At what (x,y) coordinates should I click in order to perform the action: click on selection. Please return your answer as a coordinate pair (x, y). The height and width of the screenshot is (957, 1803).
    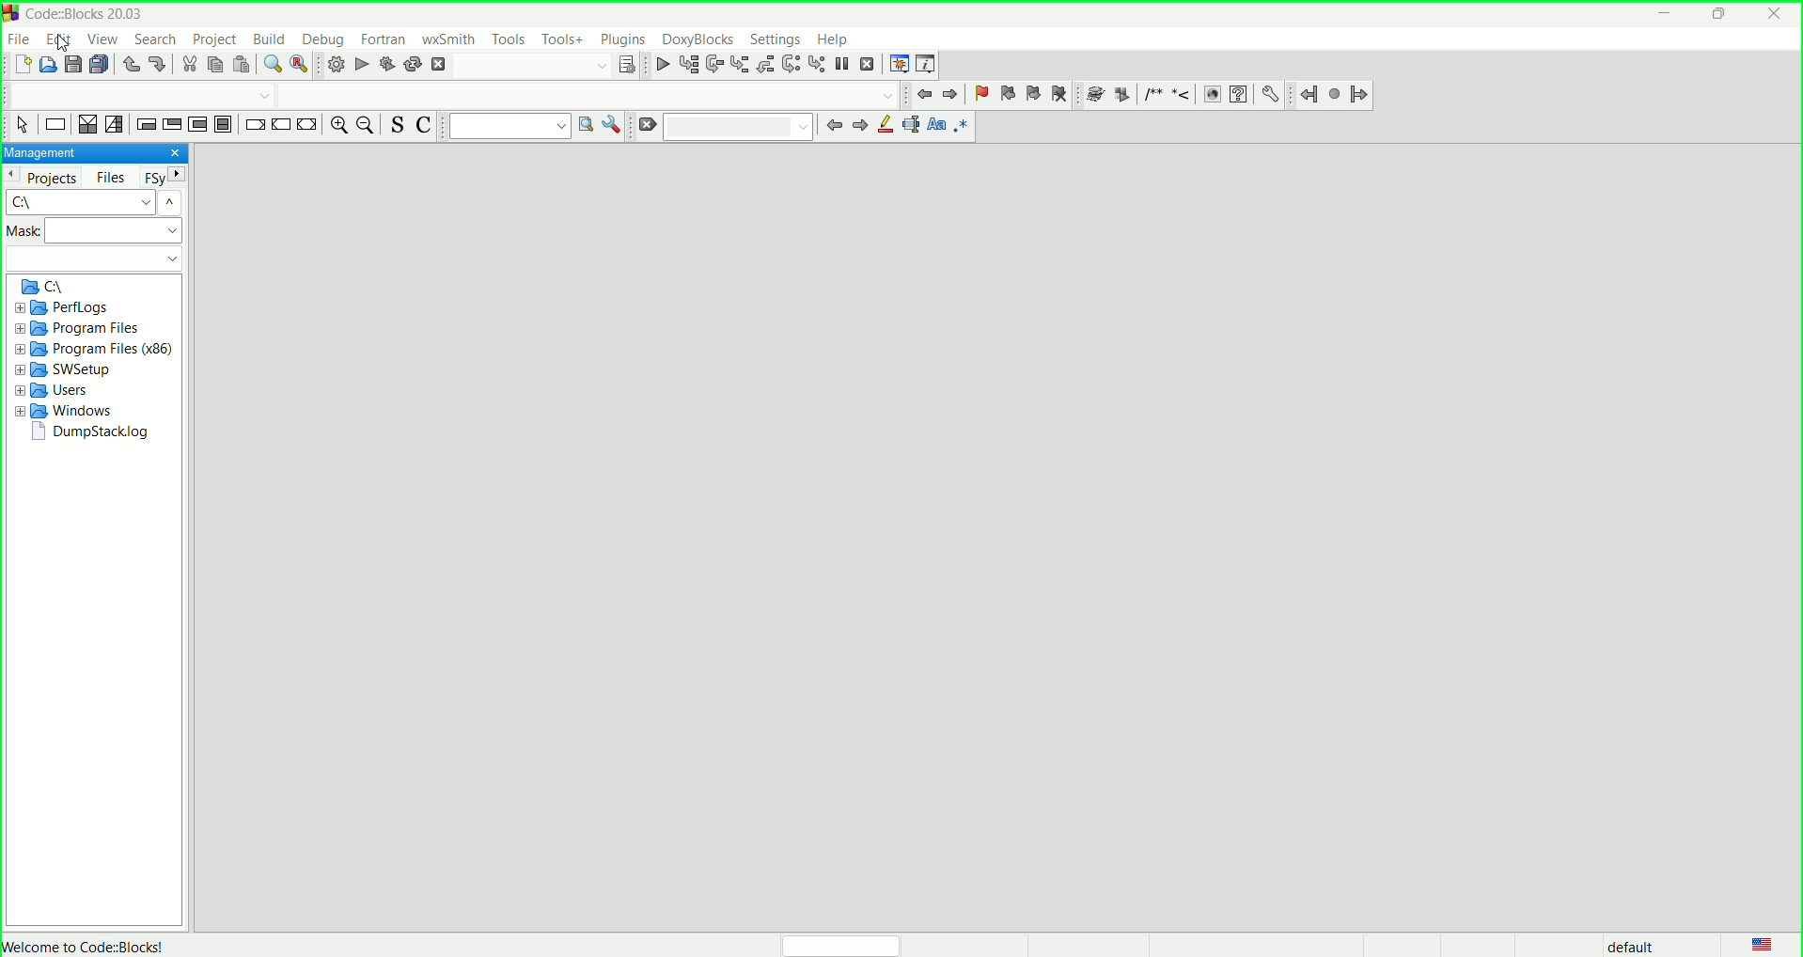
    Looking at the image, I should click on (116, 125).